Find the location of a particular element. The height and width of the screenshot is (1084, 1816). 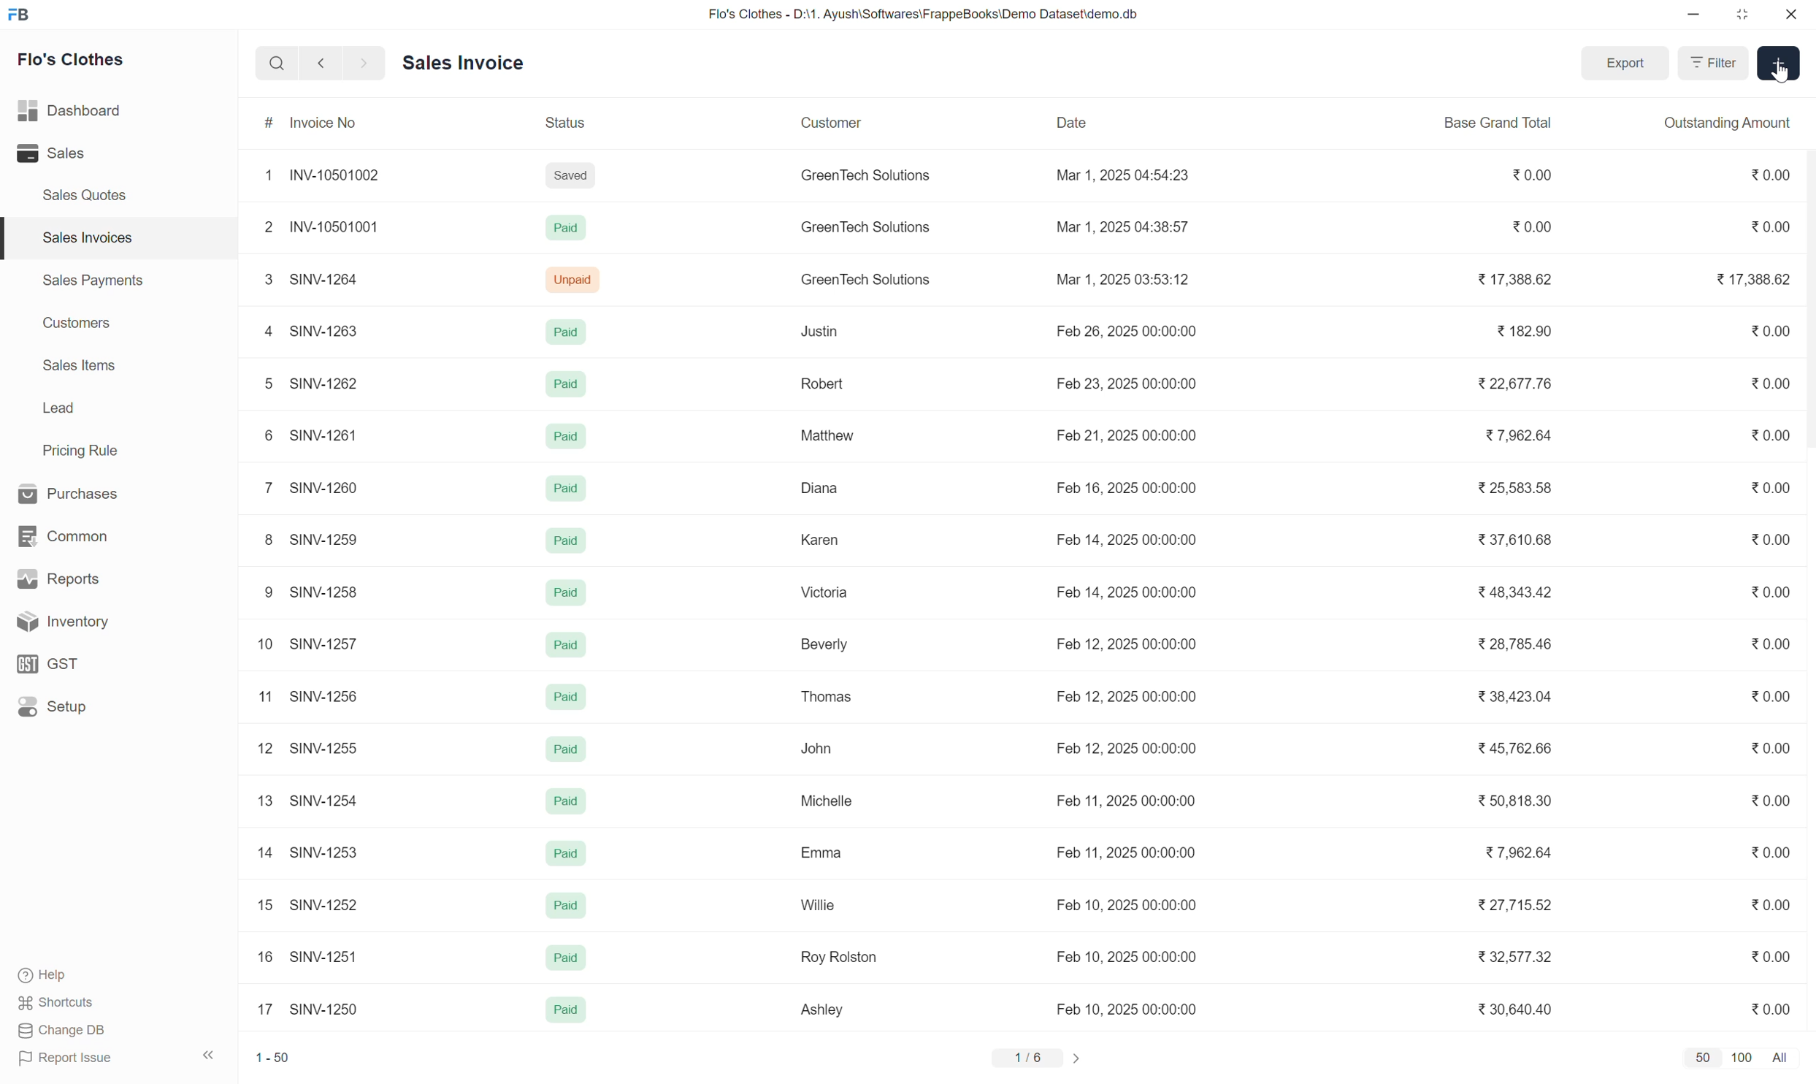

₹ 0.00 is located at coordinates (1537, 174).